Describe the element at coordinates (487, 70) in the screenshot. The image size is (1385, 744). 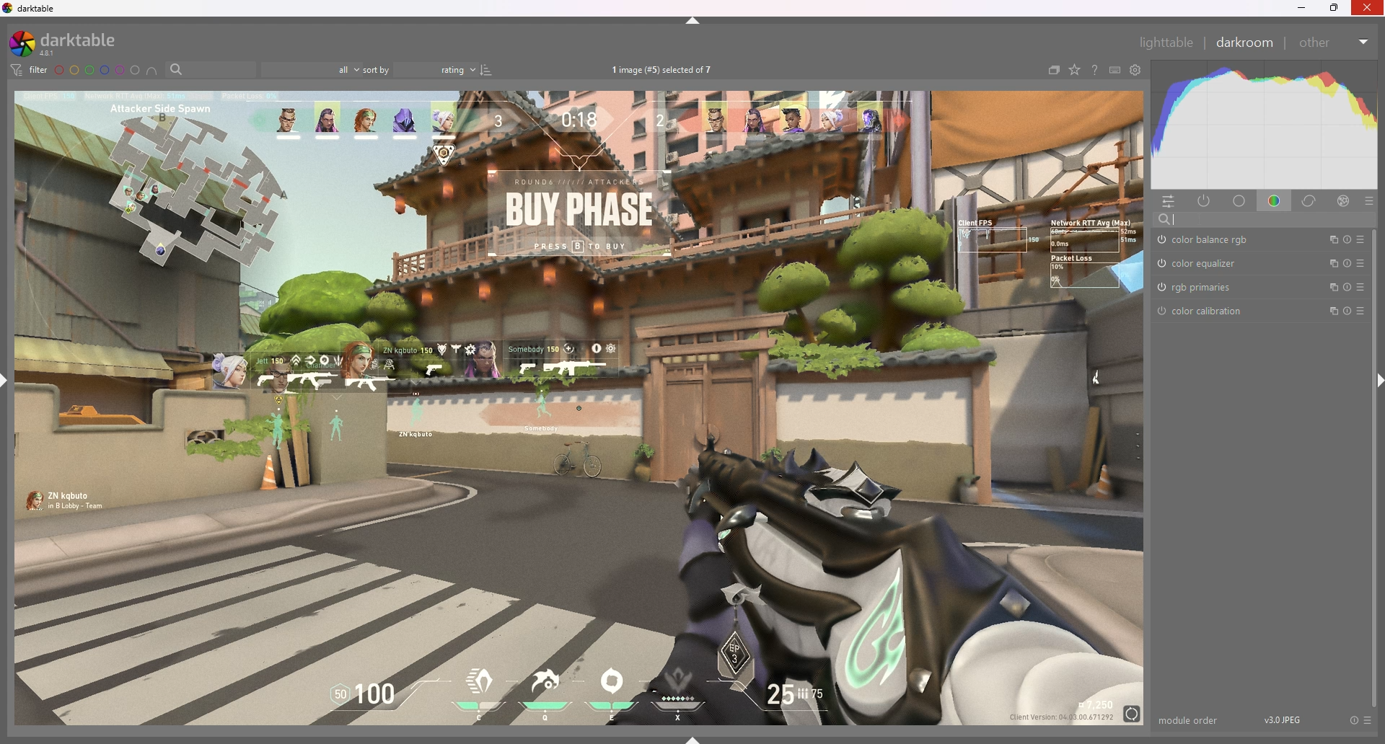
I see `reverse sort` at that location.